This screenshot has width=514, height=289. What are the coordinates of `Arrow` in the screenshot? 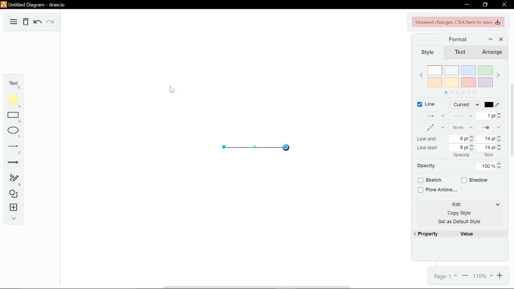 It's located at (15, 164).